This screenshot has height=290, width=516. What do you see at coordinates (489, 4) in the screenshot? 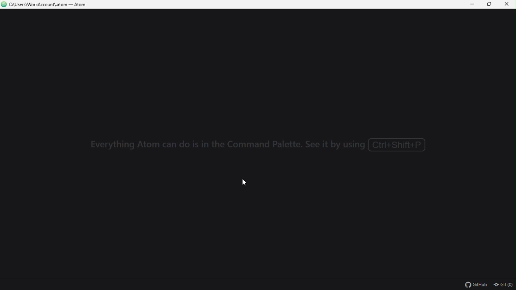
I see `Restore` at bounding box center [489, 4].